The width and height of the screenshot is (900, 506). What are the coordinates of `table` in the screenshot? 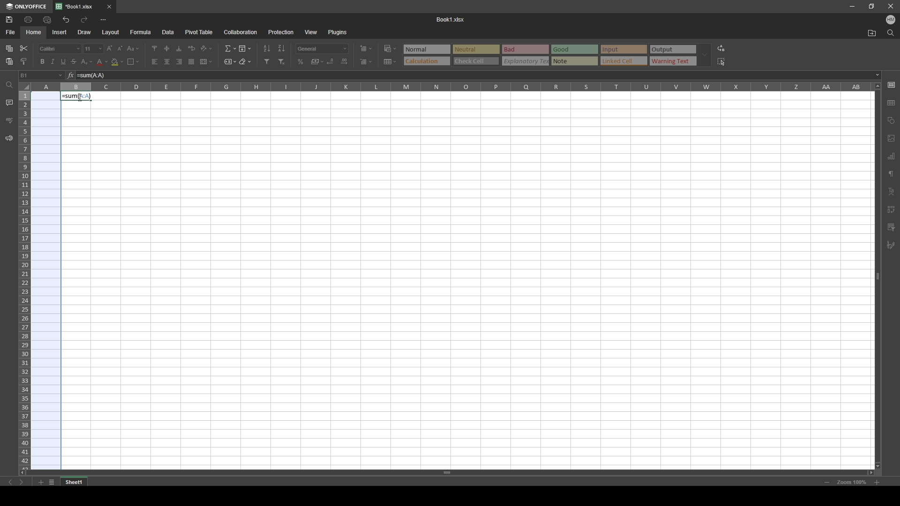 It's located at (391, 61).